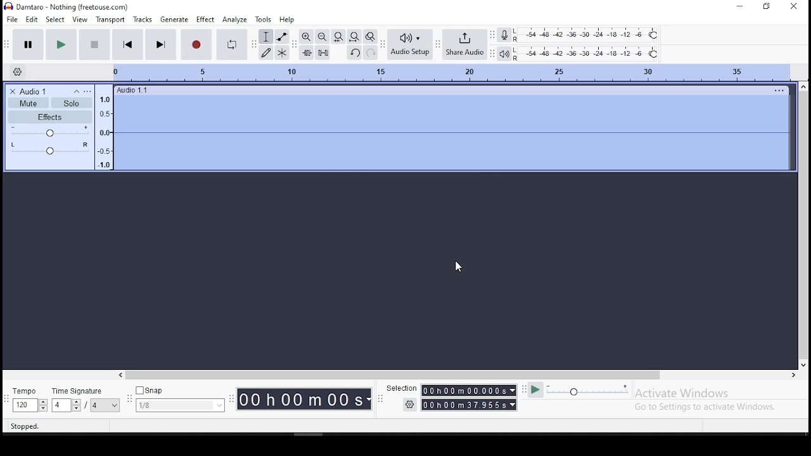 This screenshot has width=811, height=456. I want to click on tempo, so click(23, 400).